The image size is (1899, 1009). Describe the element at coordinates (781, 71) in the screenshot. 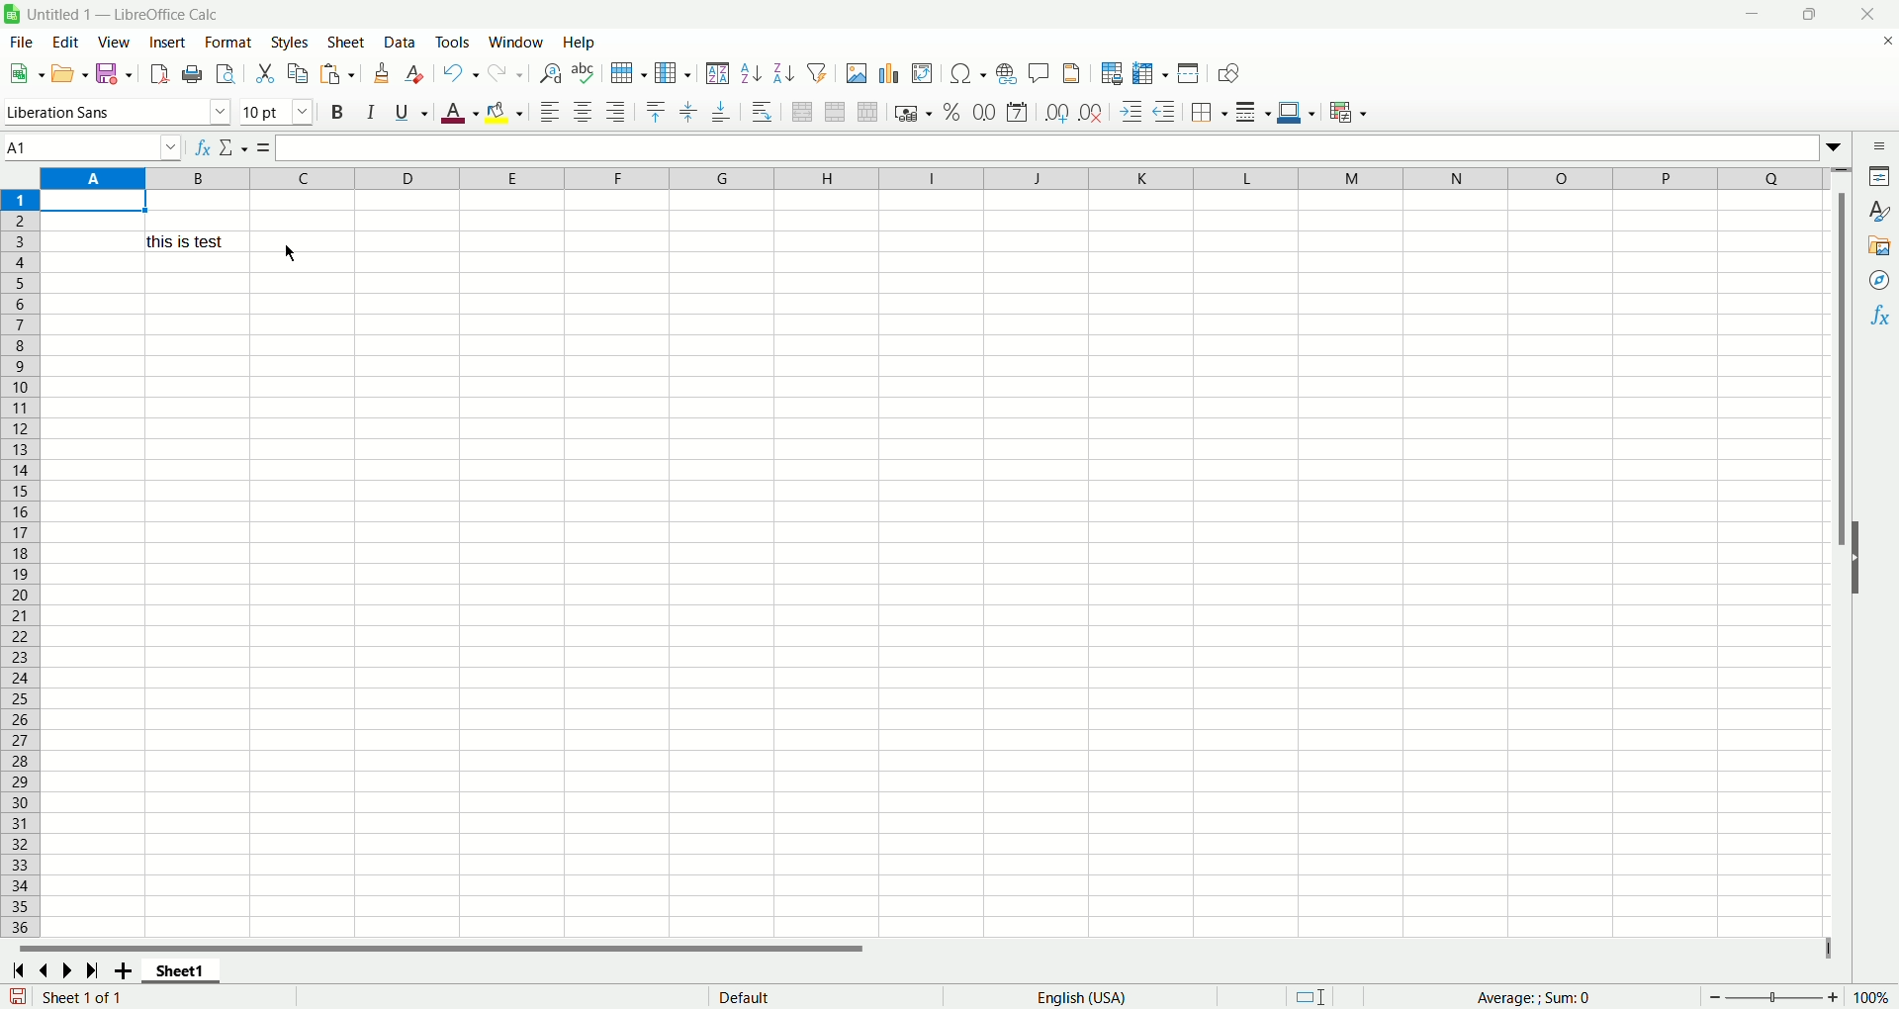

I see `sort descending` at that location.